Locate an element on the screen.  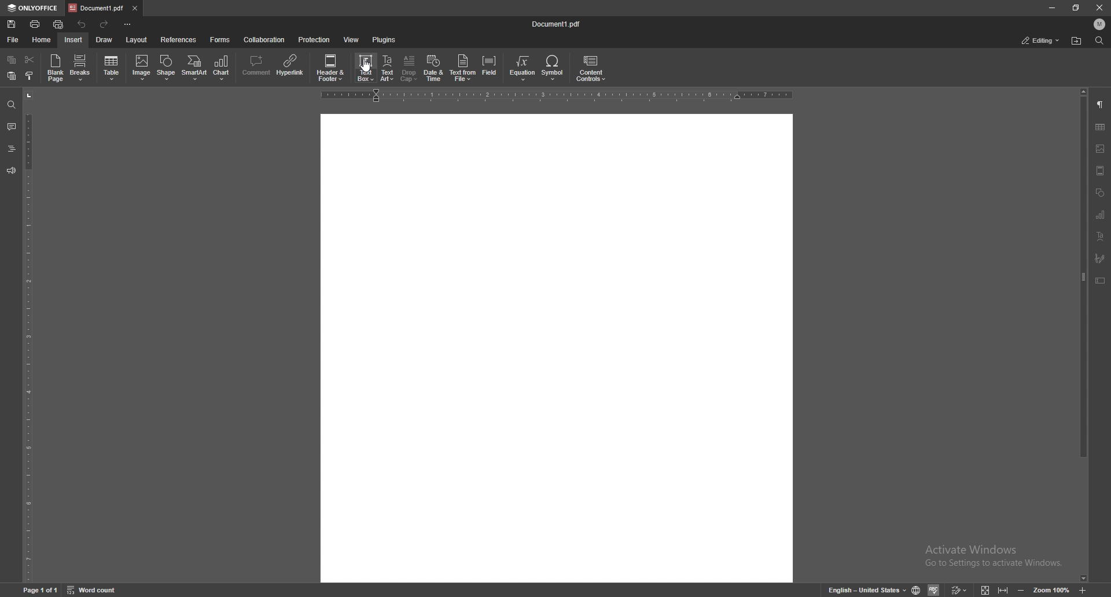
equation is located at coordinates (523, 68).